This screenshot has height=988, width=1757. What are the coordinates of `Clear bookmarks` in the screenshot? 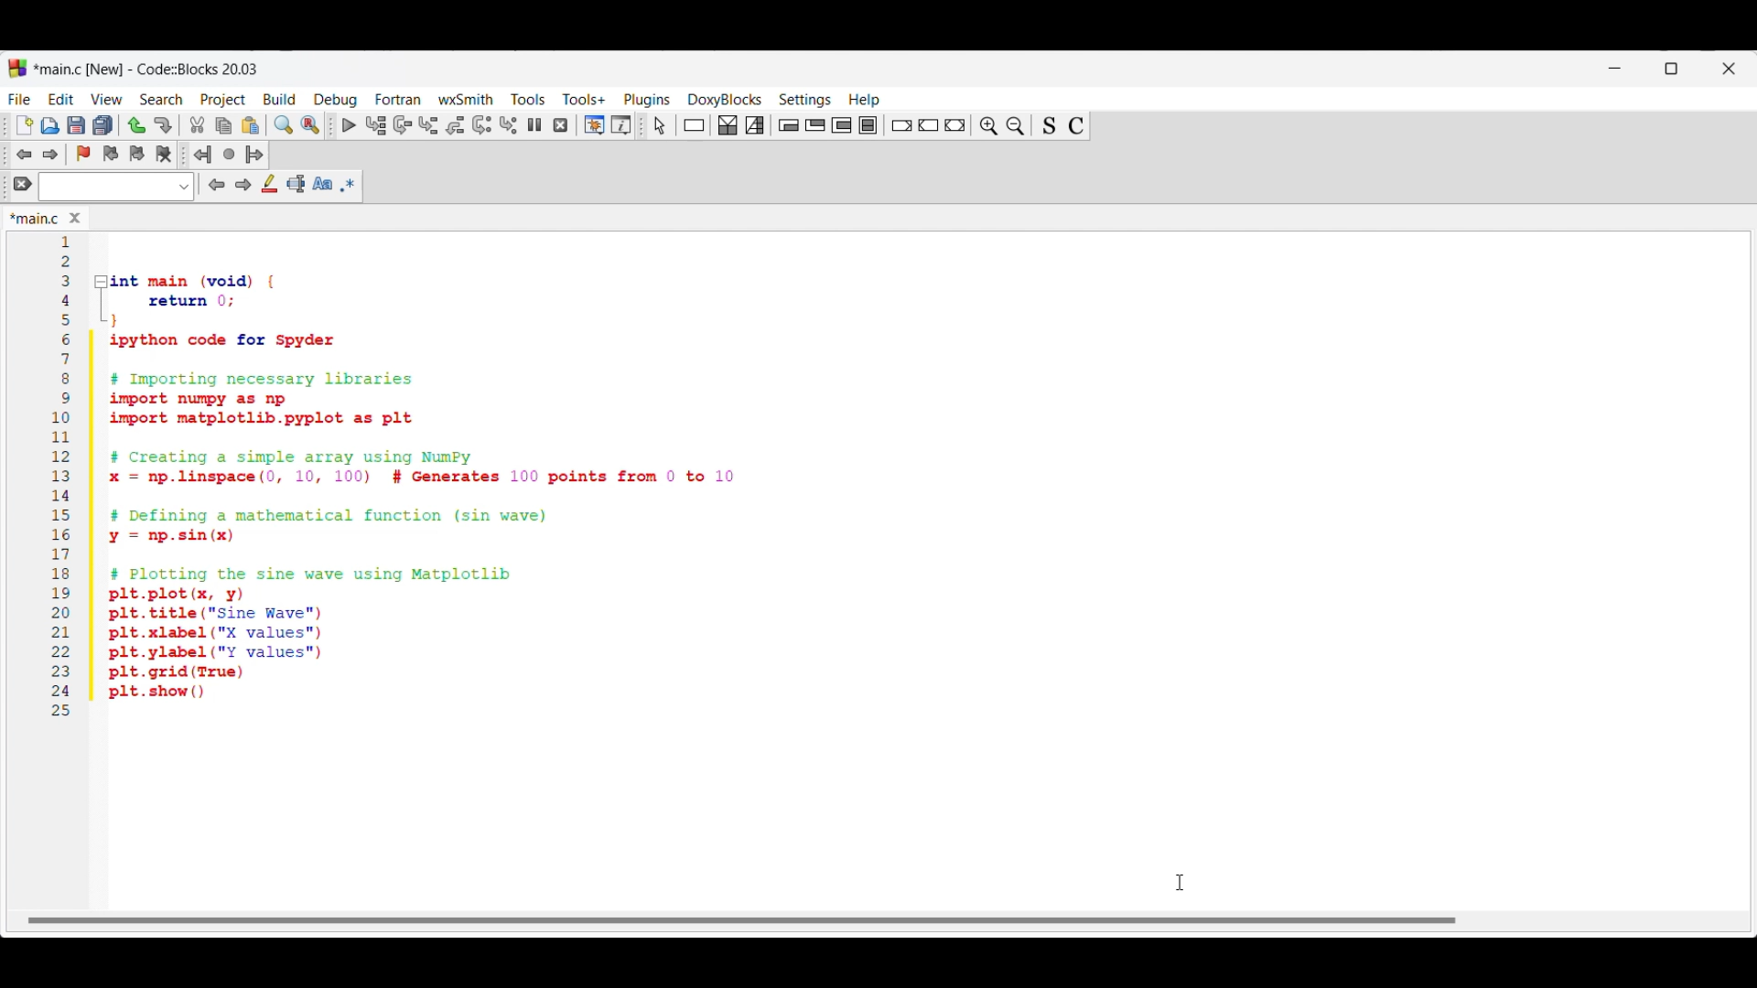 It's located at (163, 155).